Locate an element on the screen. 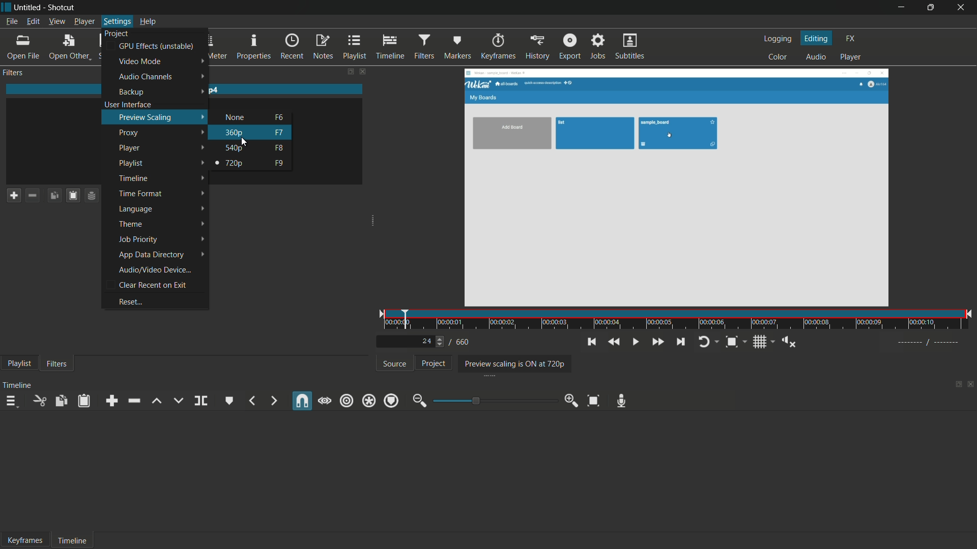  proxy is located at coordinates (130, 133).